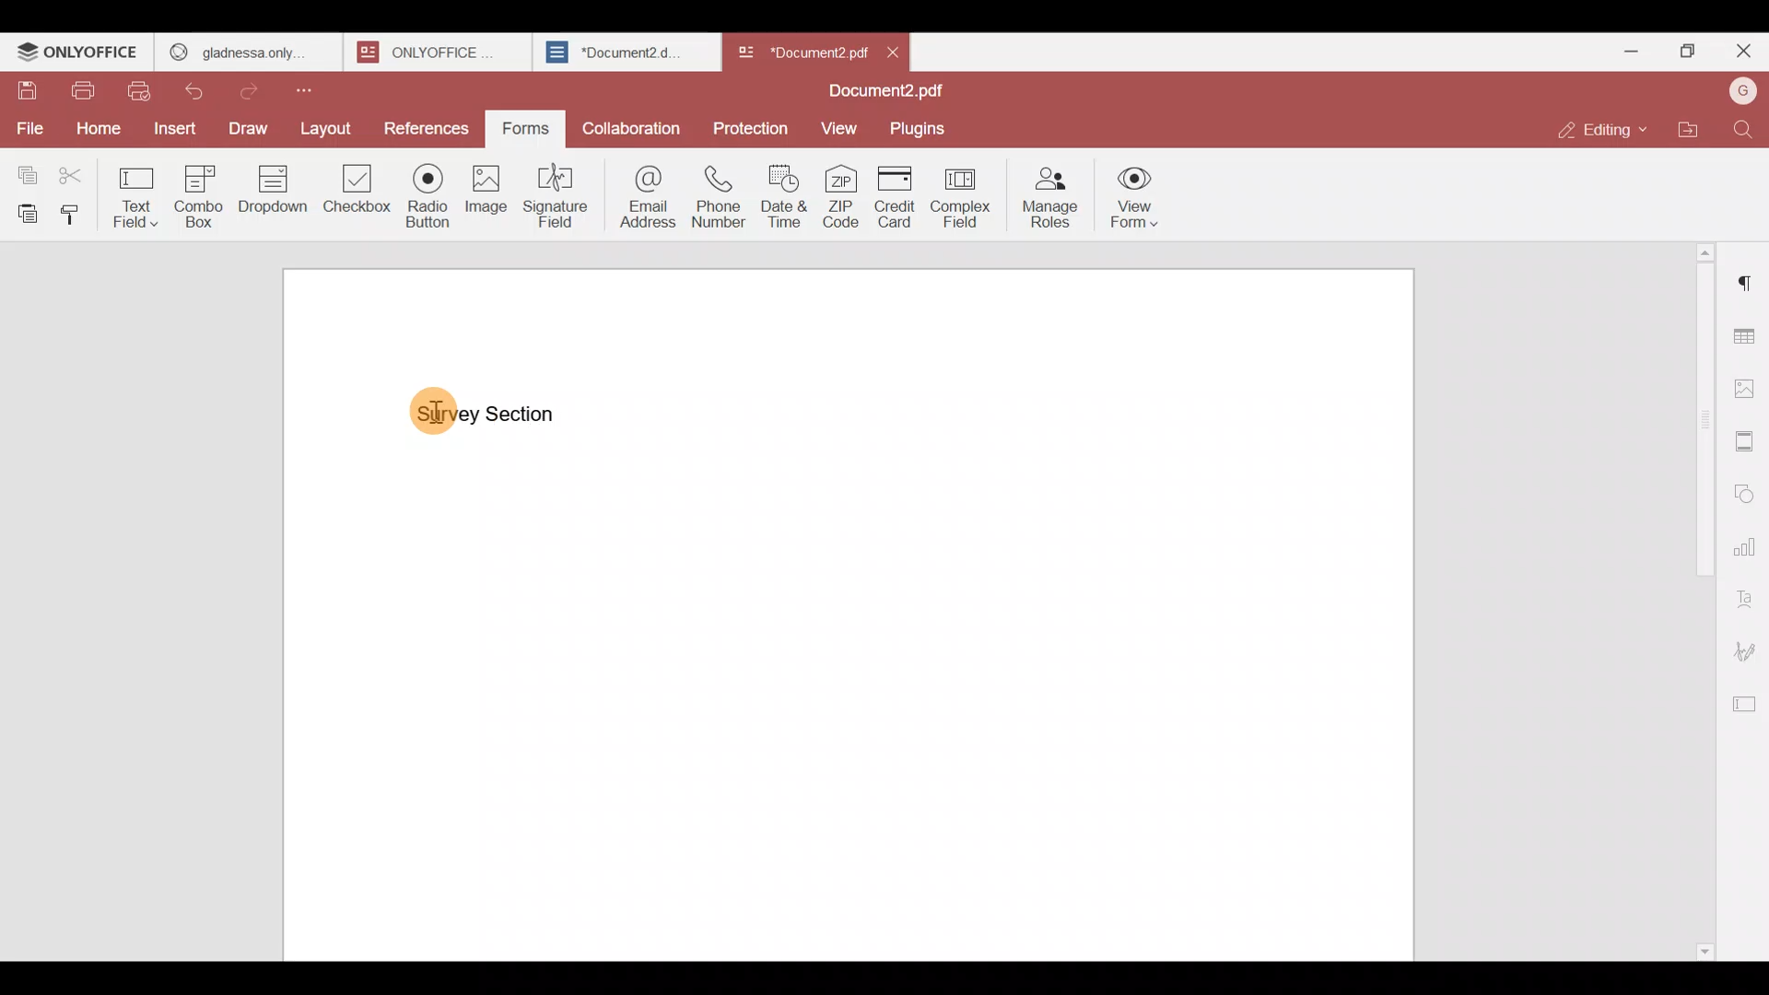  Describe the element at coordinates (1748, 130) in the screenshot. I see `Find` at that location.